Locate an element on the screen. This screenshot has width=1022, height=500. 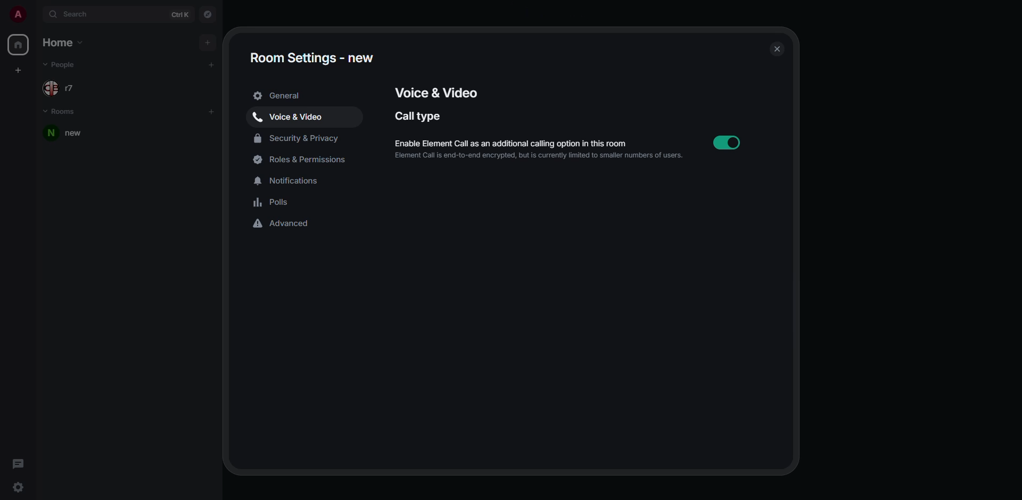
notifications is located at coordinates (292, 180).